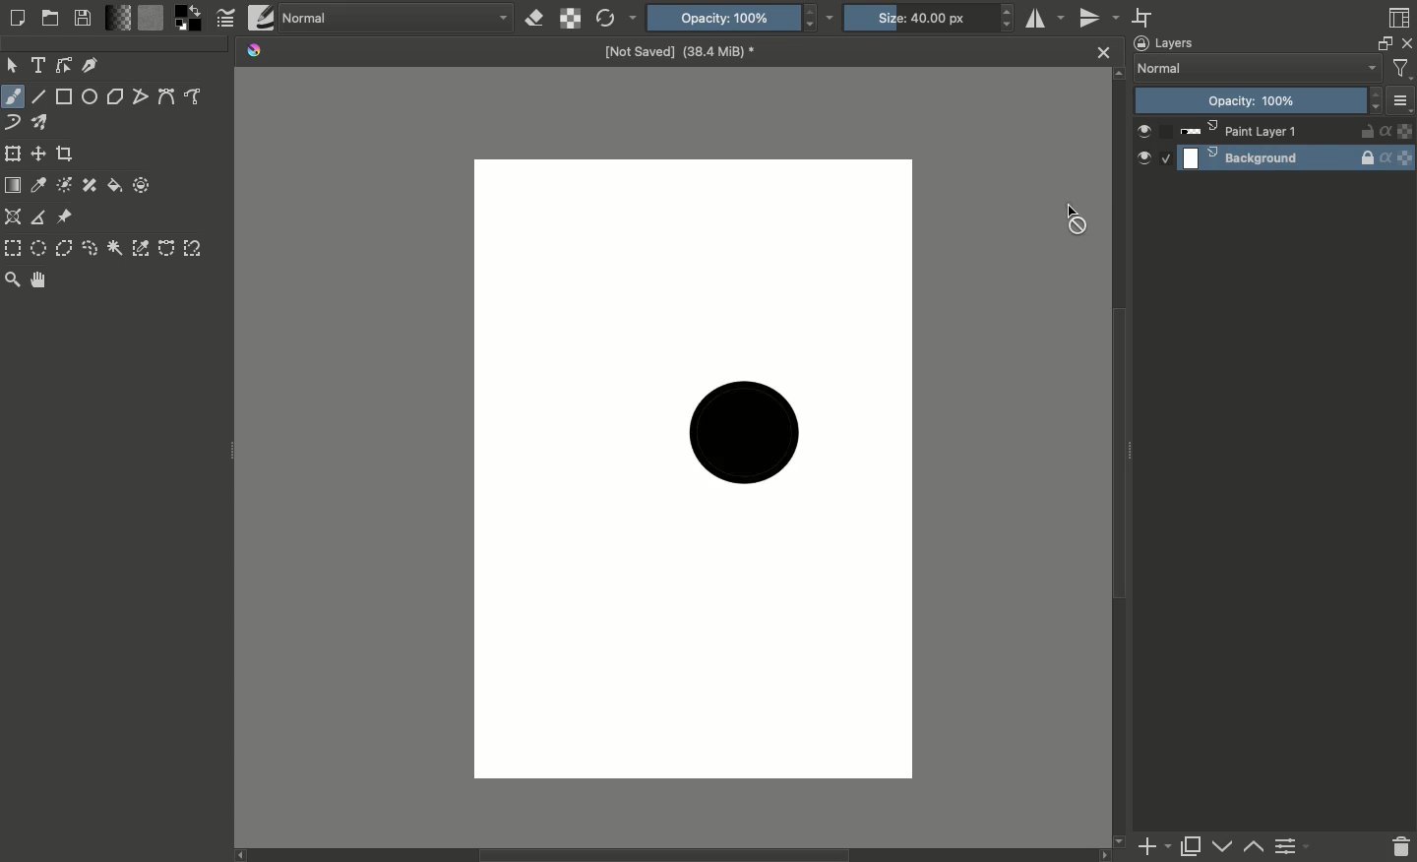 The width and height of the screenshot is (1417, 862). Describe the element at coordinates (1403, 69) in the screenshot. I see `Sorting and filtering` at that location.